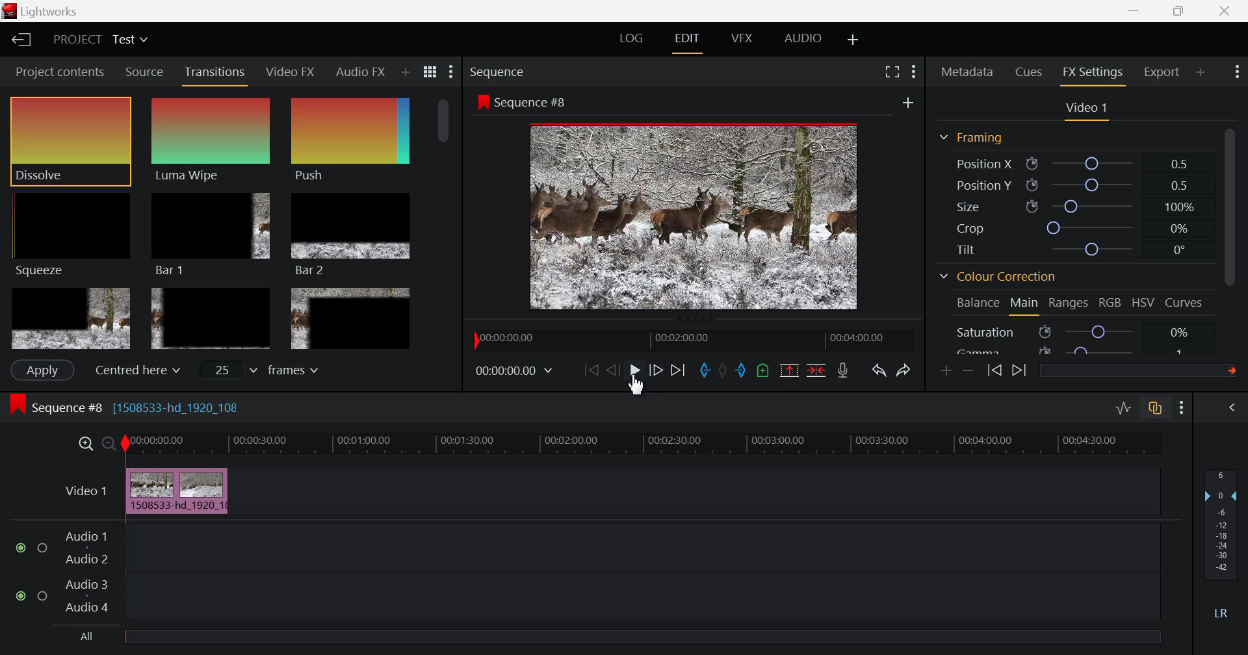  I want to click on Go Forward, so click(656, 372).